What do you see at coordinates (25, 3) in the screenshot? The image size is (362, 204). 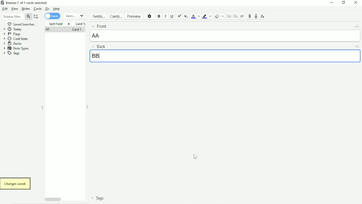 I see `Browse (1 of 1 cards selected)` at bounding box center [25, 3].